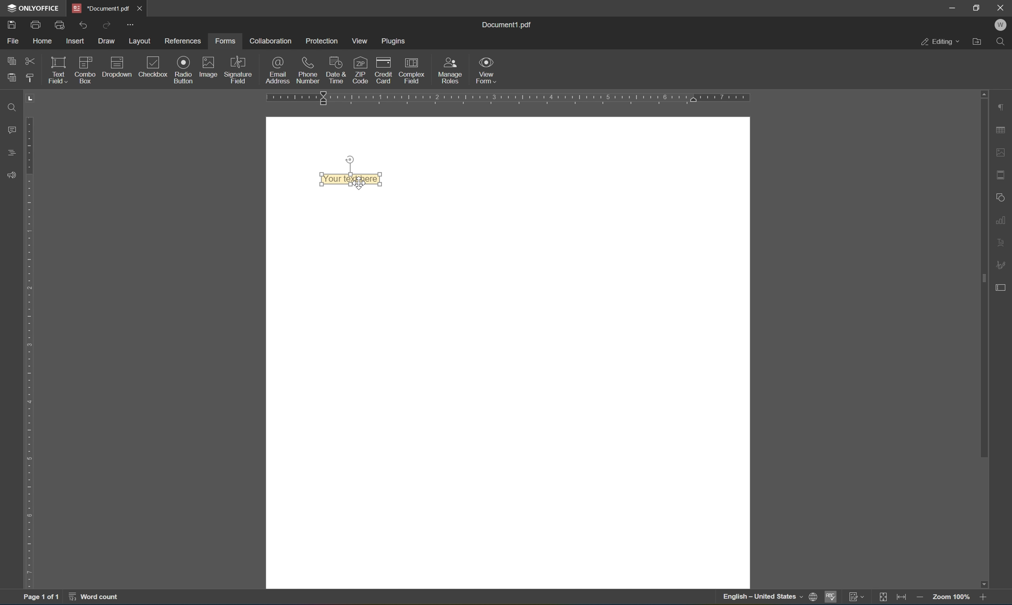 The image size is (1012, 605). Describe the element at coordinates (978, 7) in the screenshot. I see `restore down` at that location.